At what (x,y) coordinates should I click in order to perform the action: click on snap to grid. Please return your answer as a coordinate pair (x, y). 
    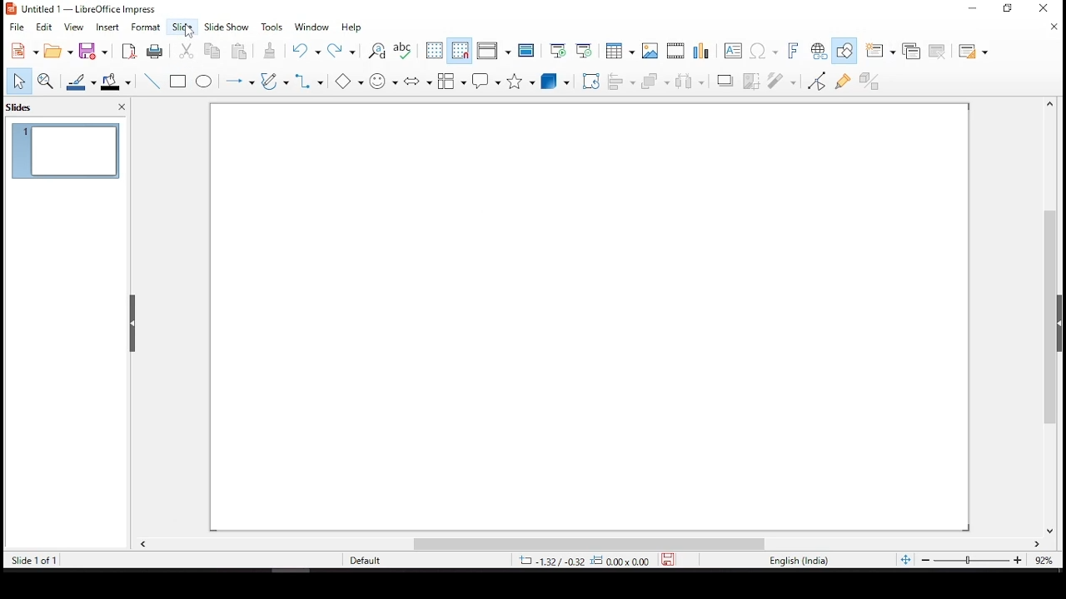
    Looking at the image, I should click on (459, 50).